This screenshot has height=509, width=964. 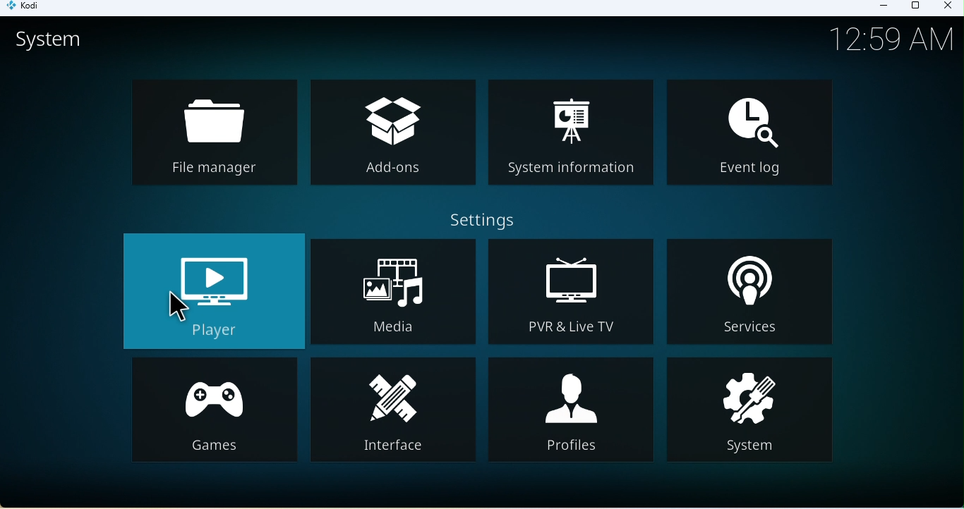 What do you see at coordinates (214, 291) in the screenshot?
I see `Player` at bounding box center [214, 291].